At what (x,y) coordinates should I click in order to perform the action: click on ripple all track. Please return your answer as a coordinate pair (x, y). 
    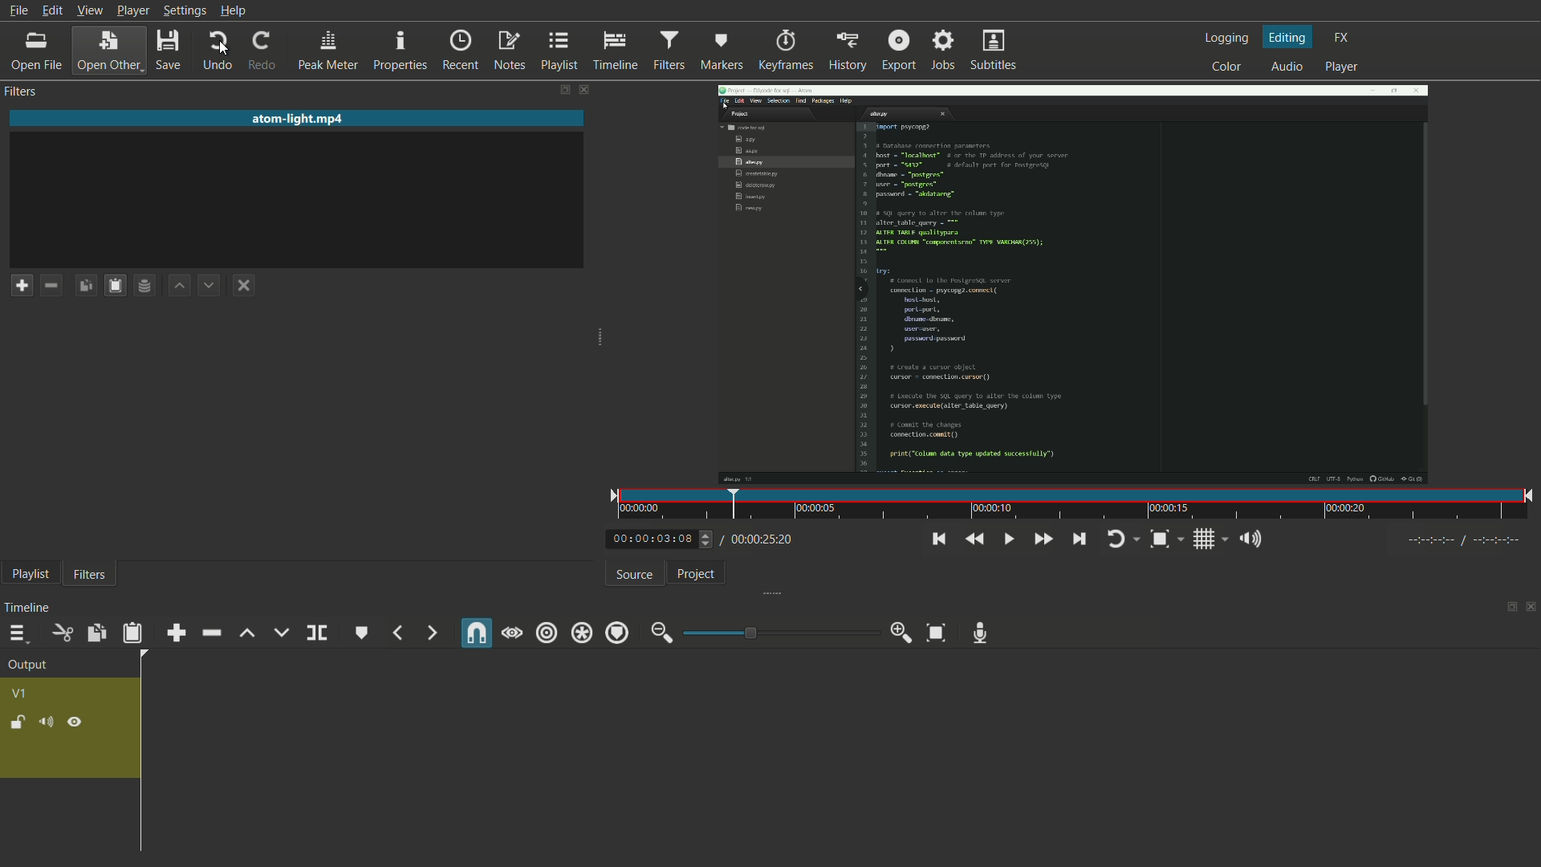
    Looking at the image, I should click on (579, 633).